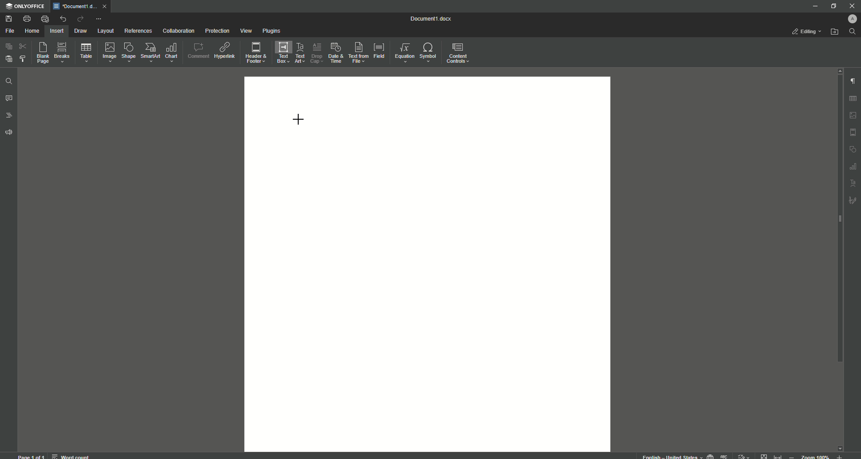 This screenshot has width=861, height=459. I want to click on text art, so click(853, 184).